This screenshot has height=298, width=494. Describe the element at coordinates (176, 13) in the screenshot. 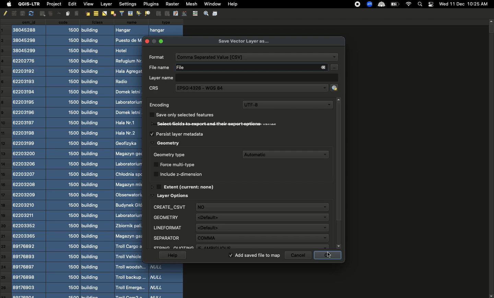

I see `edit` at that location.